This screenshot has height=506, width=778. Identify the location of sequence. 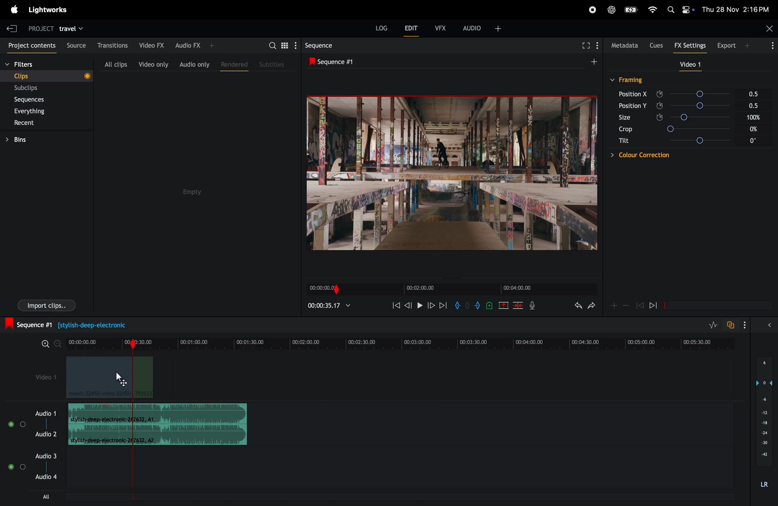
(336, 61).